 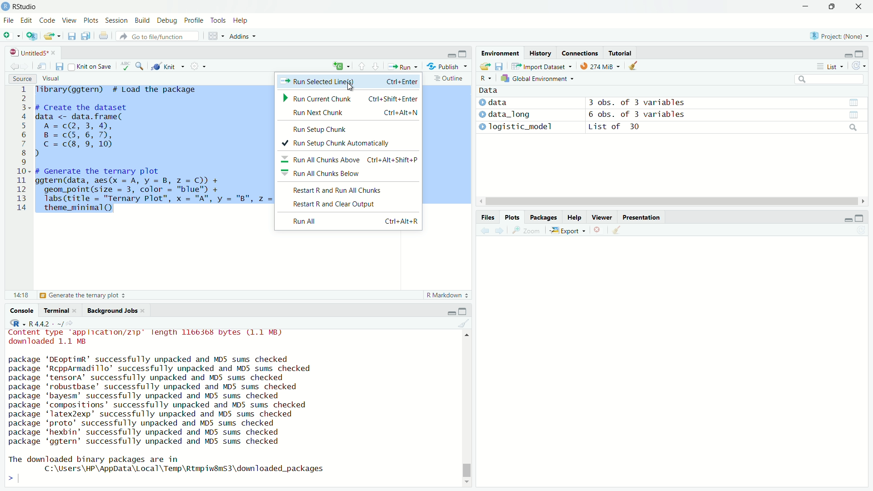 I want to click on : Outline, so click(x=447, y=79).